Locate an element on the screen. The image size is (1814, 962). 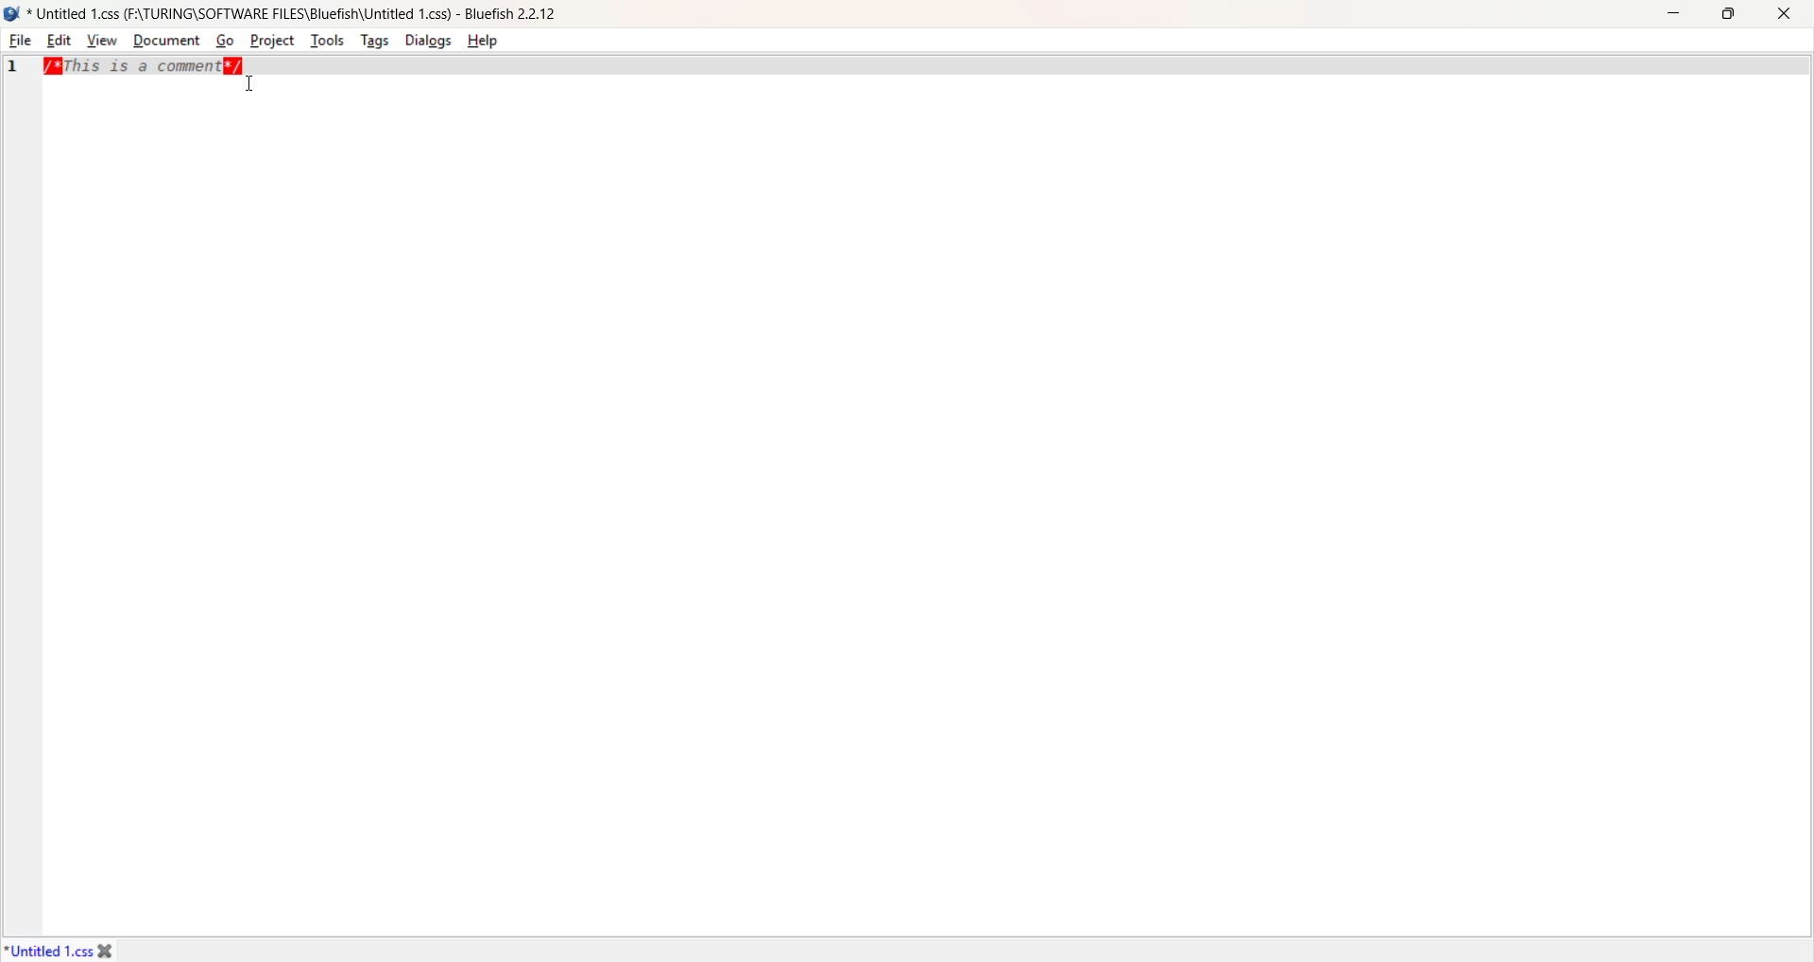
Close is located at coordinates (1788, 15).